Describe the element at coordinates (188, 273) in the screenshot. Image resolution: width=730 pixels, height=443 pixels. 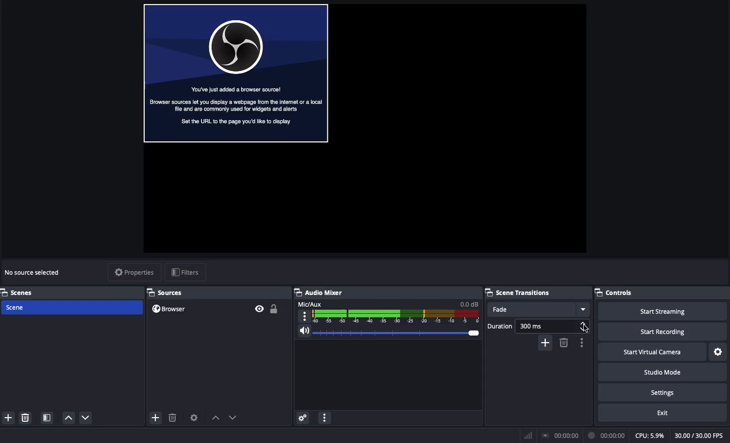
I see `filters` at that location.